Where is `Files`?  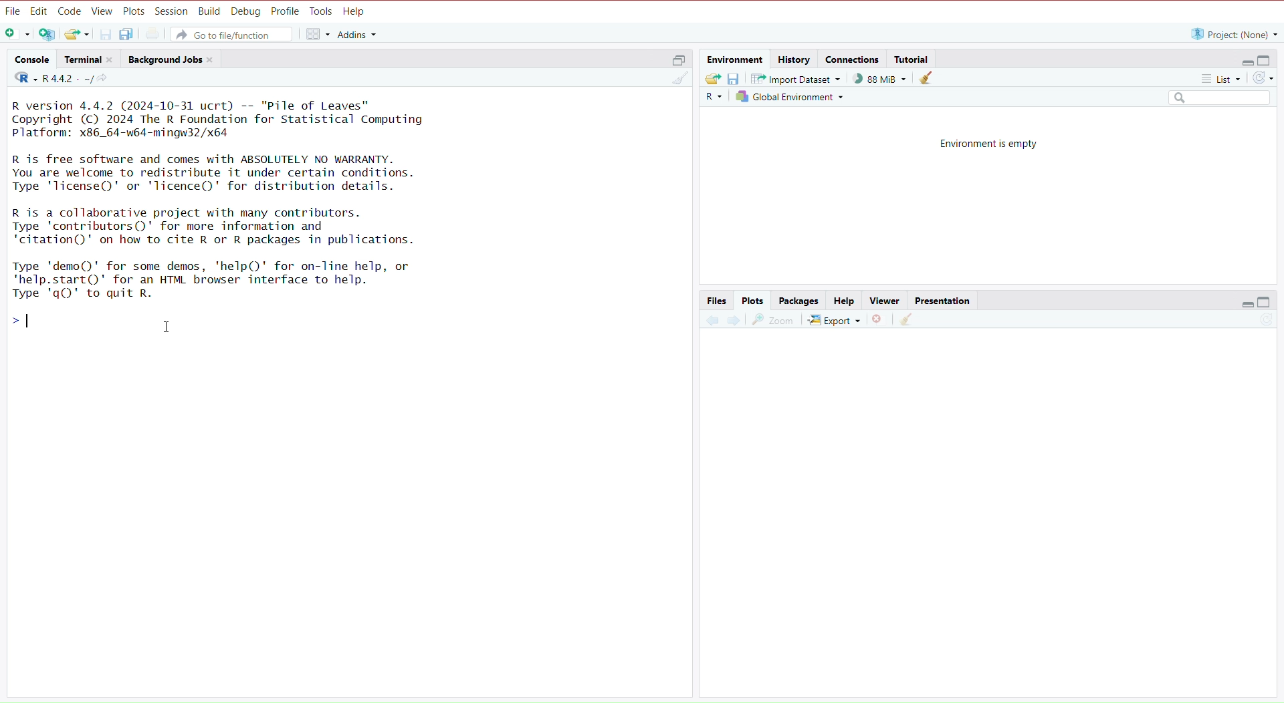
Files is located at coordinates (716, 299).